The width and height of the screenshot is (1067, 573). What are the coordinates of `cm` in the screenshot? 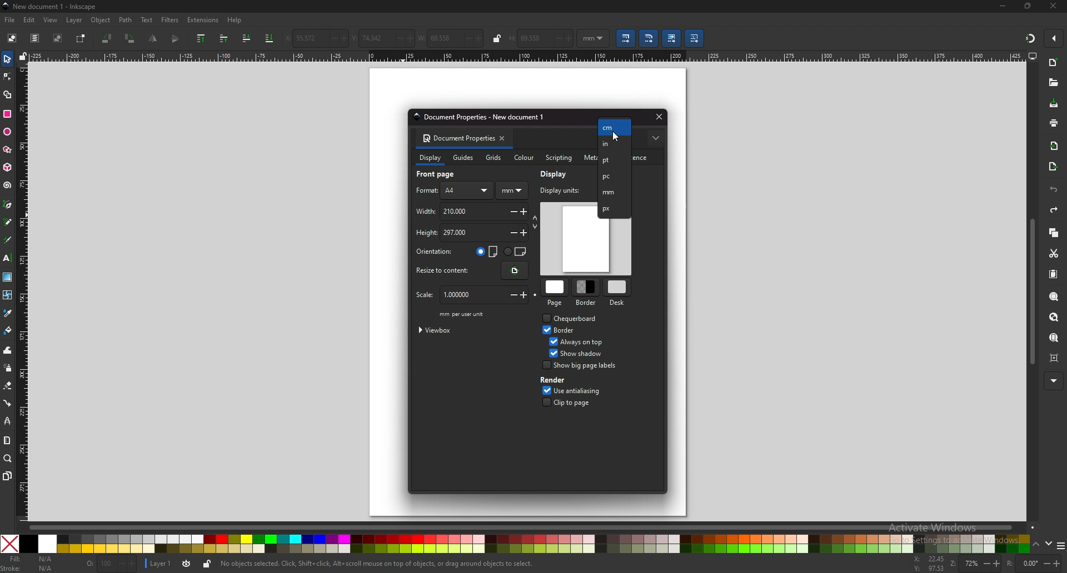 It's located at (614, 128).